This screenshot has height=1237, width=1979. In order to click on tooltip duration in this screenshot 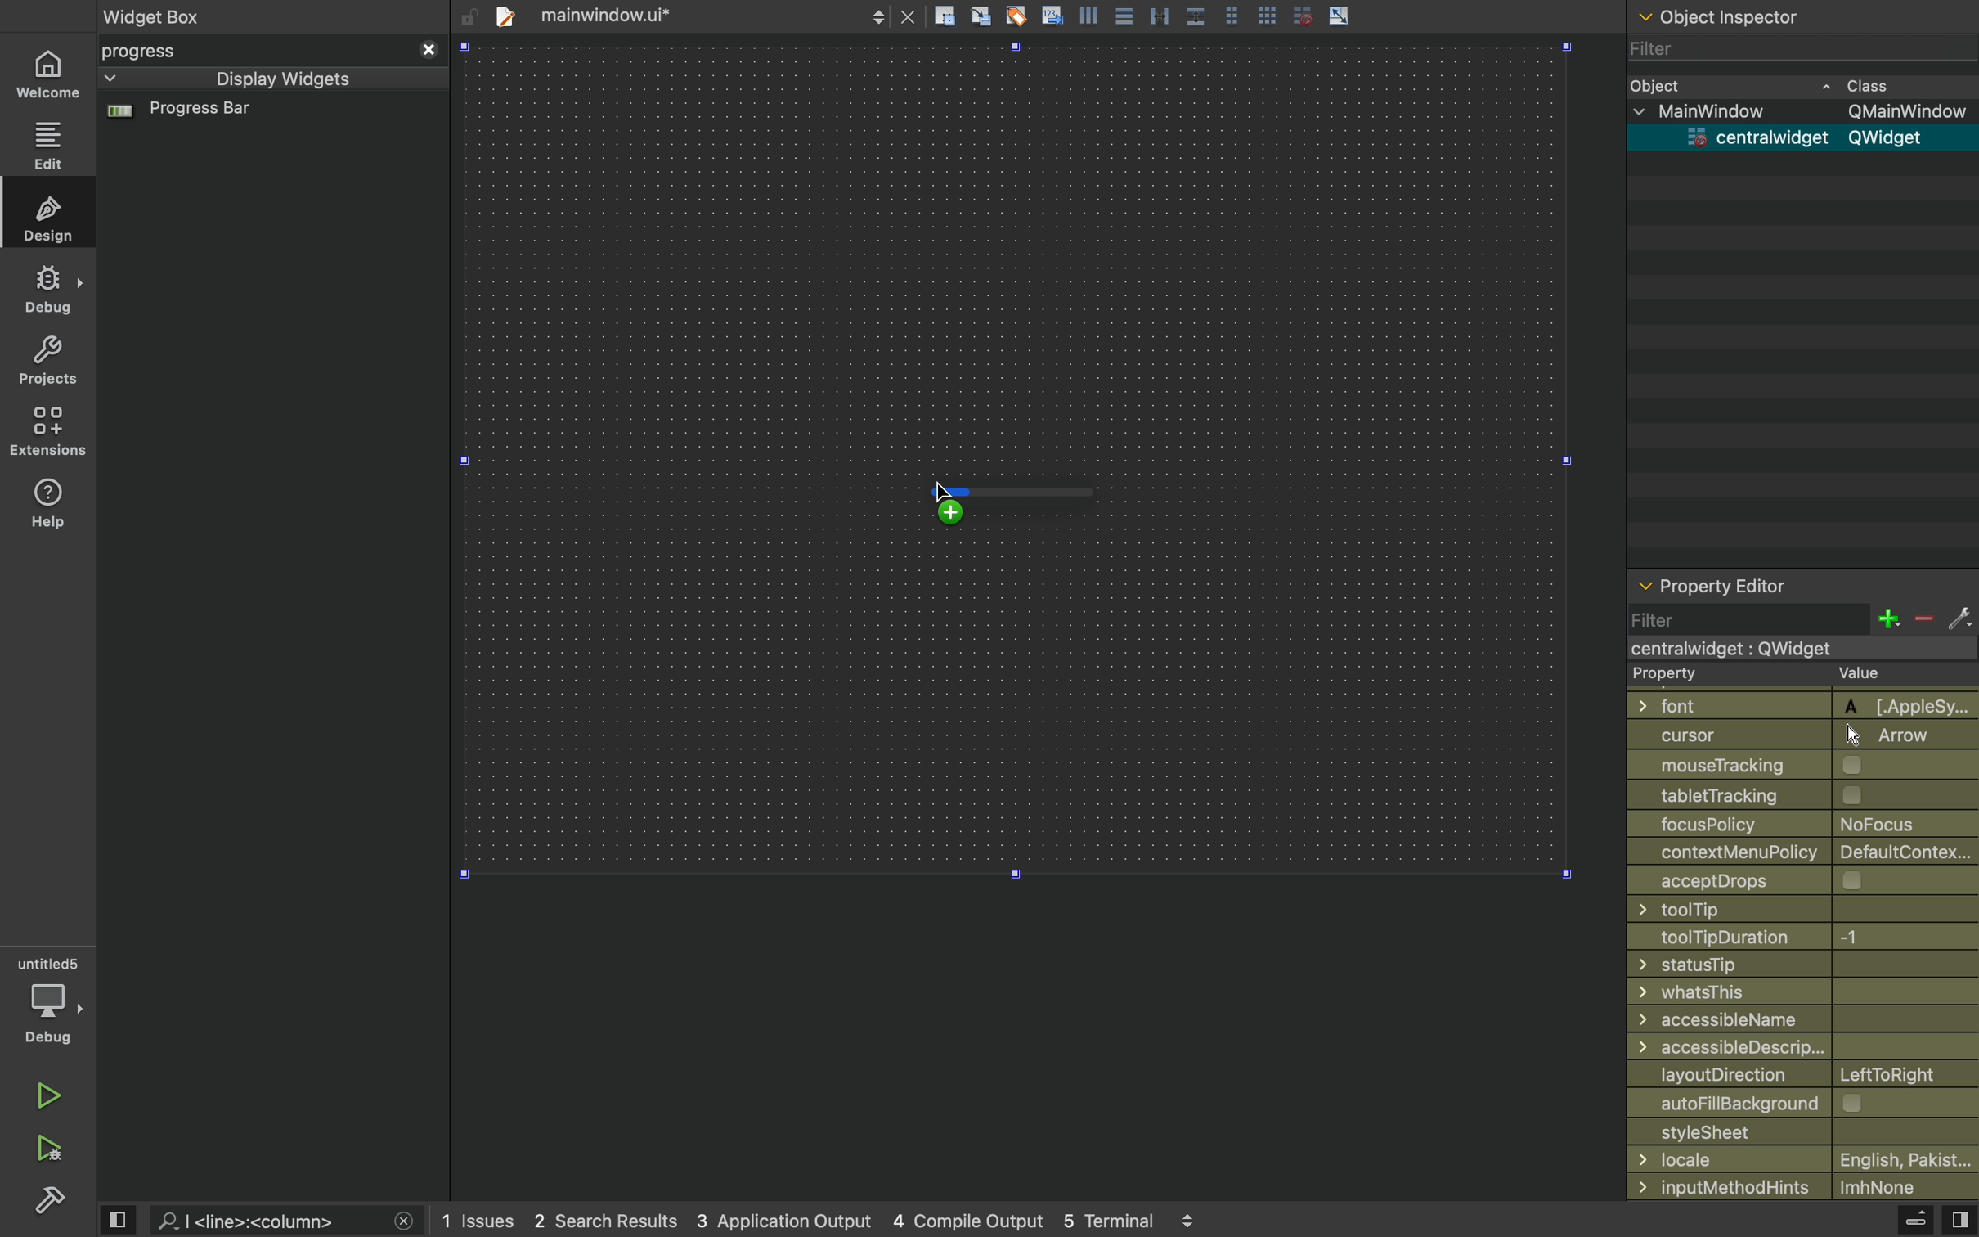, I will do `click(1780, 938)`.